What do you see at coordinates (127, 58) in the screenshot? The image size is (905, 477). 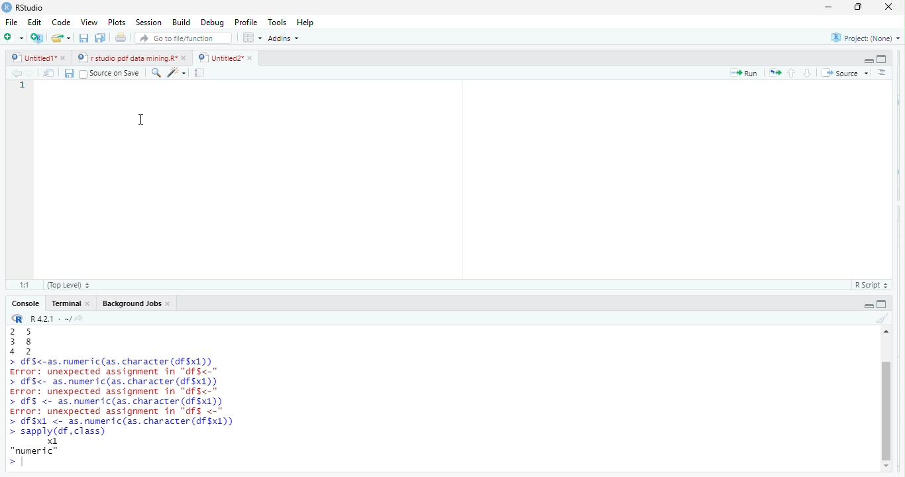 I see `rstudio pdf data mining.R’` at bounding box center [127, 58].